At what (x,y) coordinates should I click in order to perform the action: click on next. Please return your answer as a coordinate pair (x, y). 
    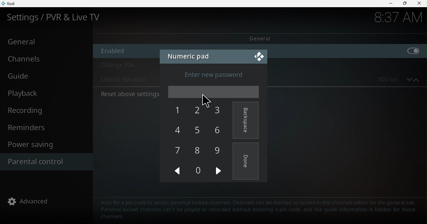
    Looking at the image, I should click on (219, 170).